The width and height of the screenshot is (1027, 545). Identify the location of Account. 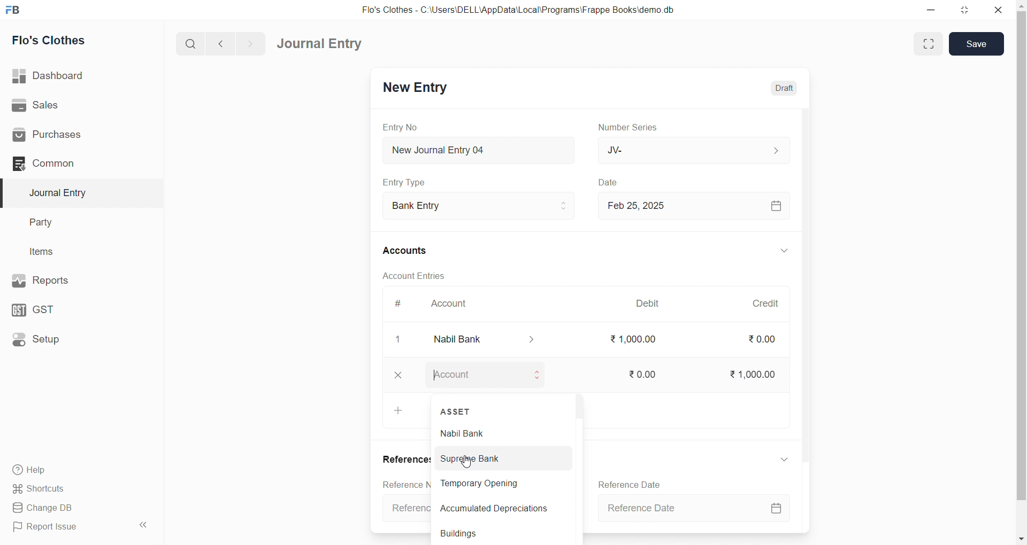
(484, 338).